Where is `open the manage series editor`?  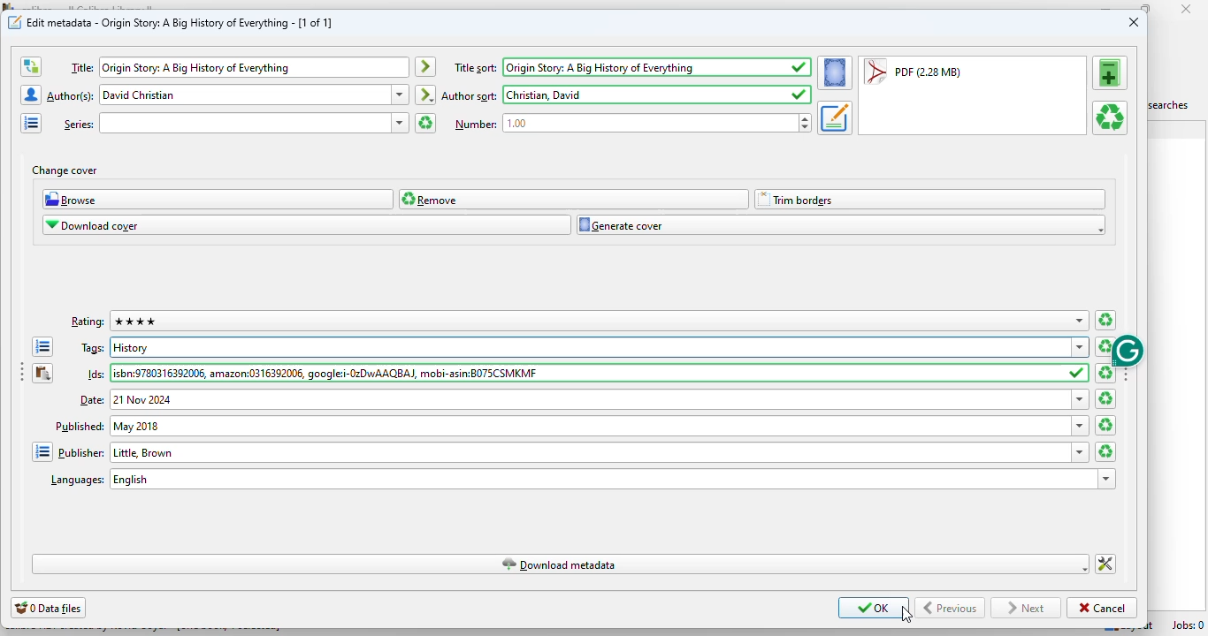
open the manage series editor is located at coordinates (32, 123).